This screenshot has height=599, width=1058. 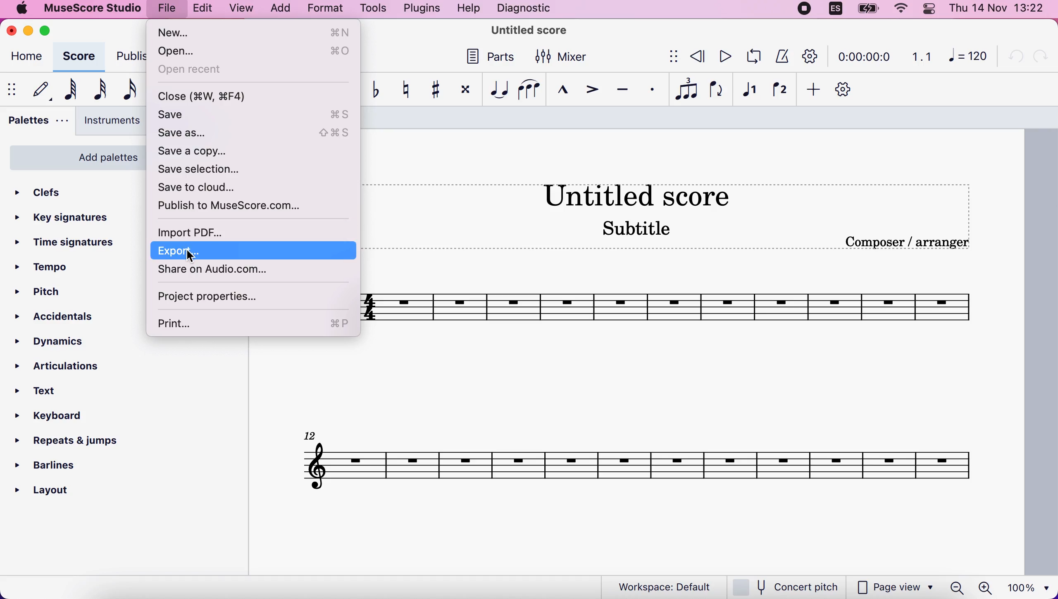 What do you see at coordinates (832, 9) in the screenshot?
I see `language` at bounding box center [832, 9].